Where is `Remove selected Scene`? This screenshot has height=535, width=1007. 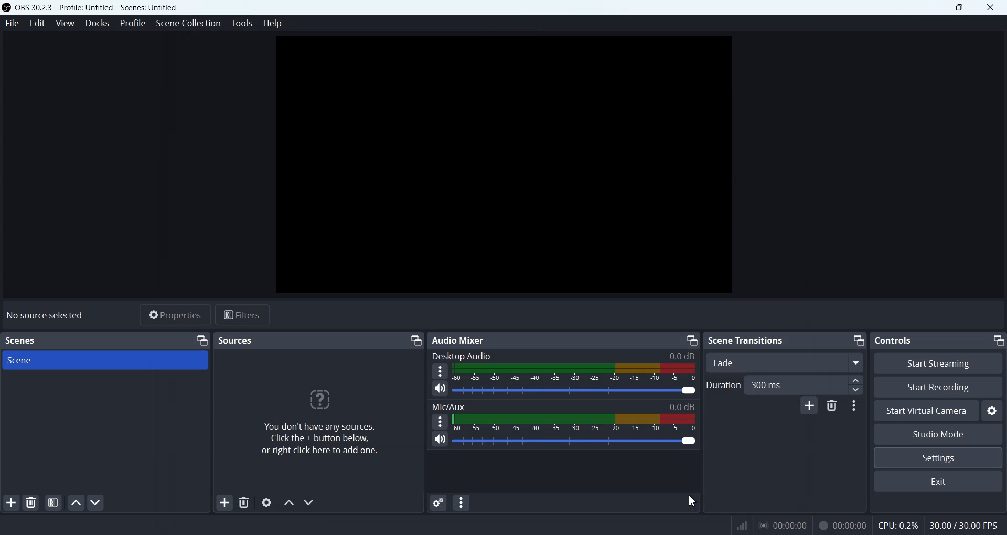
Remove selected Scene is located at coordinates (31, 502).